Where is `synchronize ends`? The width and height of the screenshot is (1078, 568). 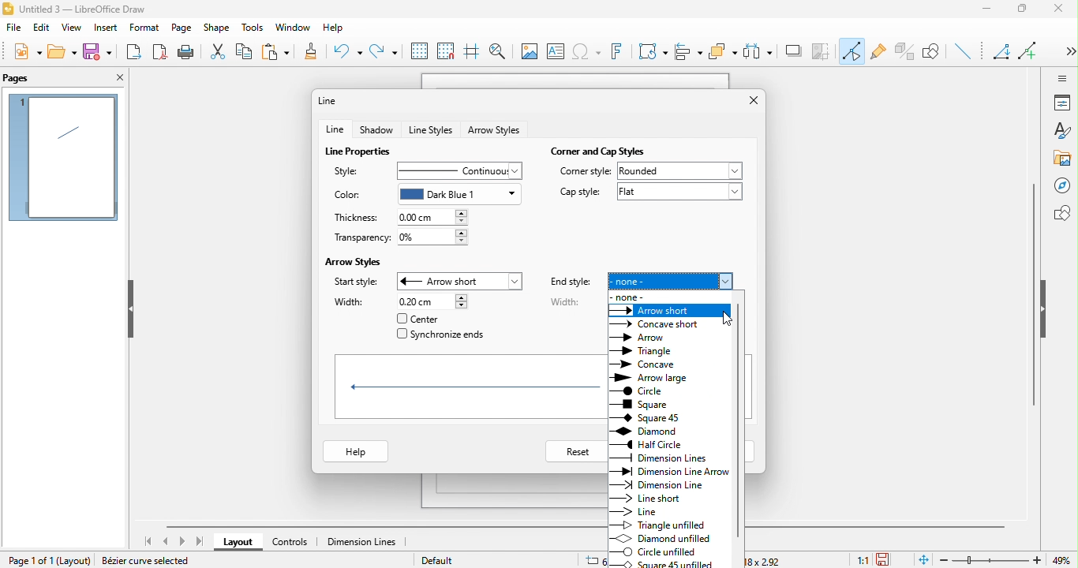
synchronize ends is located at coordinates (443, 336).